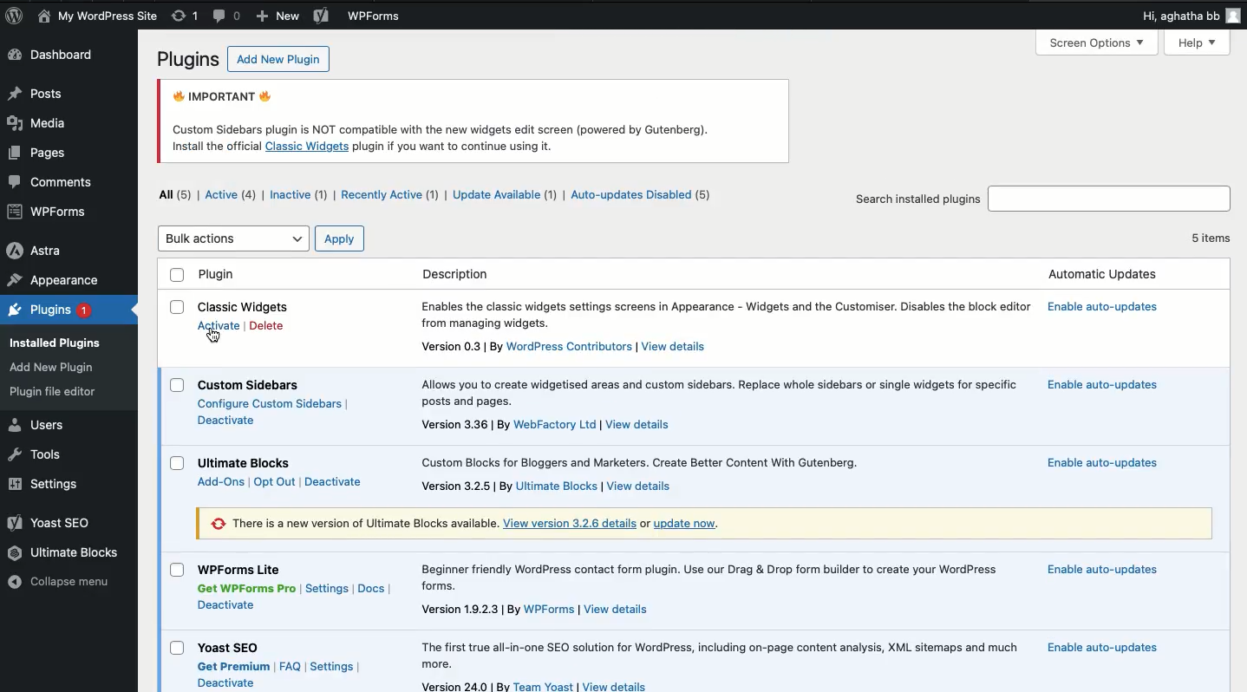 Image resolution: width=1247 pixels, height=692 pixels. Describe the element at coordinates (307, 147) in the screenshot. I see `Classic Widgets` at that location.